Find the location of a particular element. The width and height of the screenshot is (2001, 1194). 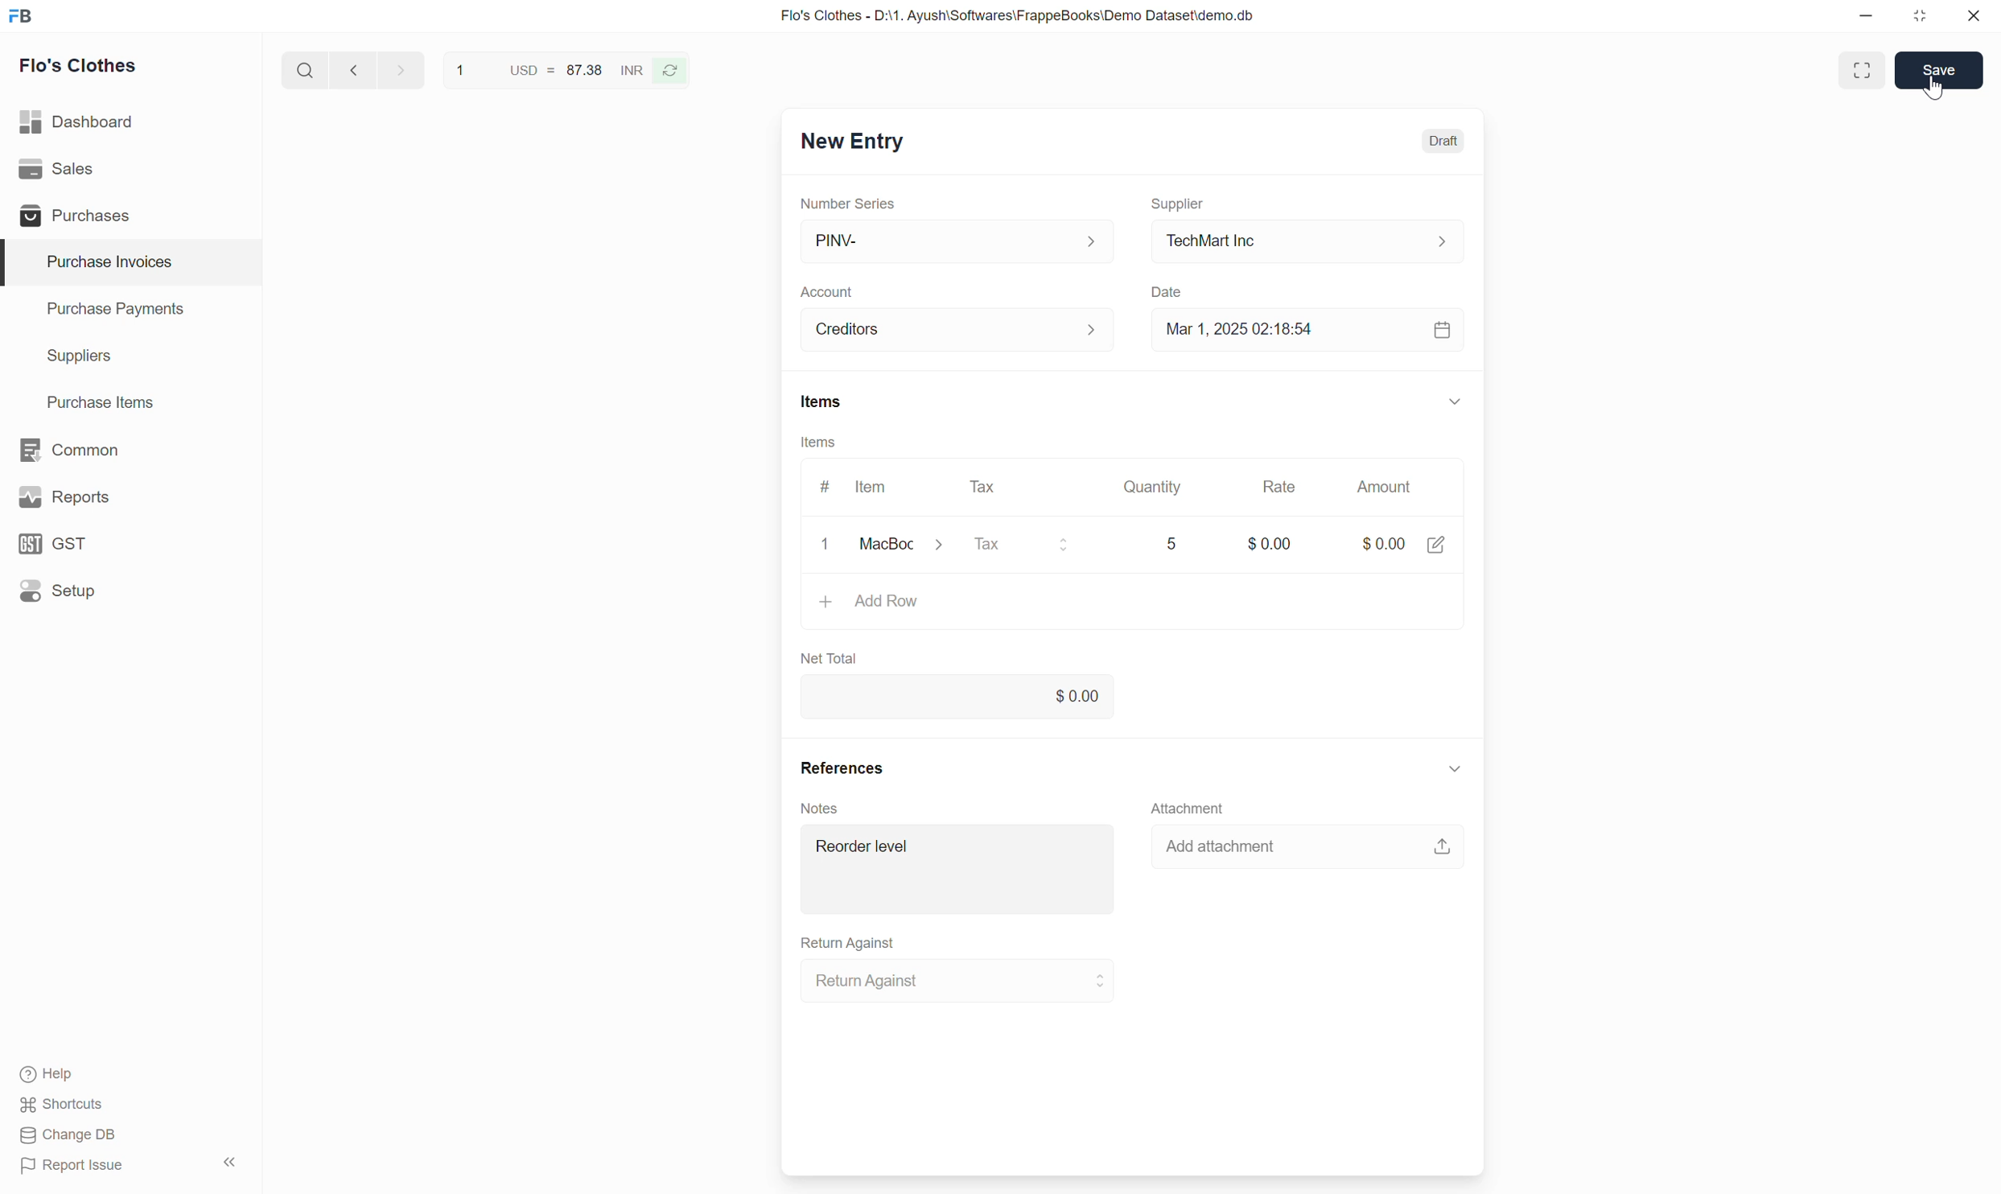

Close is located at coordinates (1974, 15).